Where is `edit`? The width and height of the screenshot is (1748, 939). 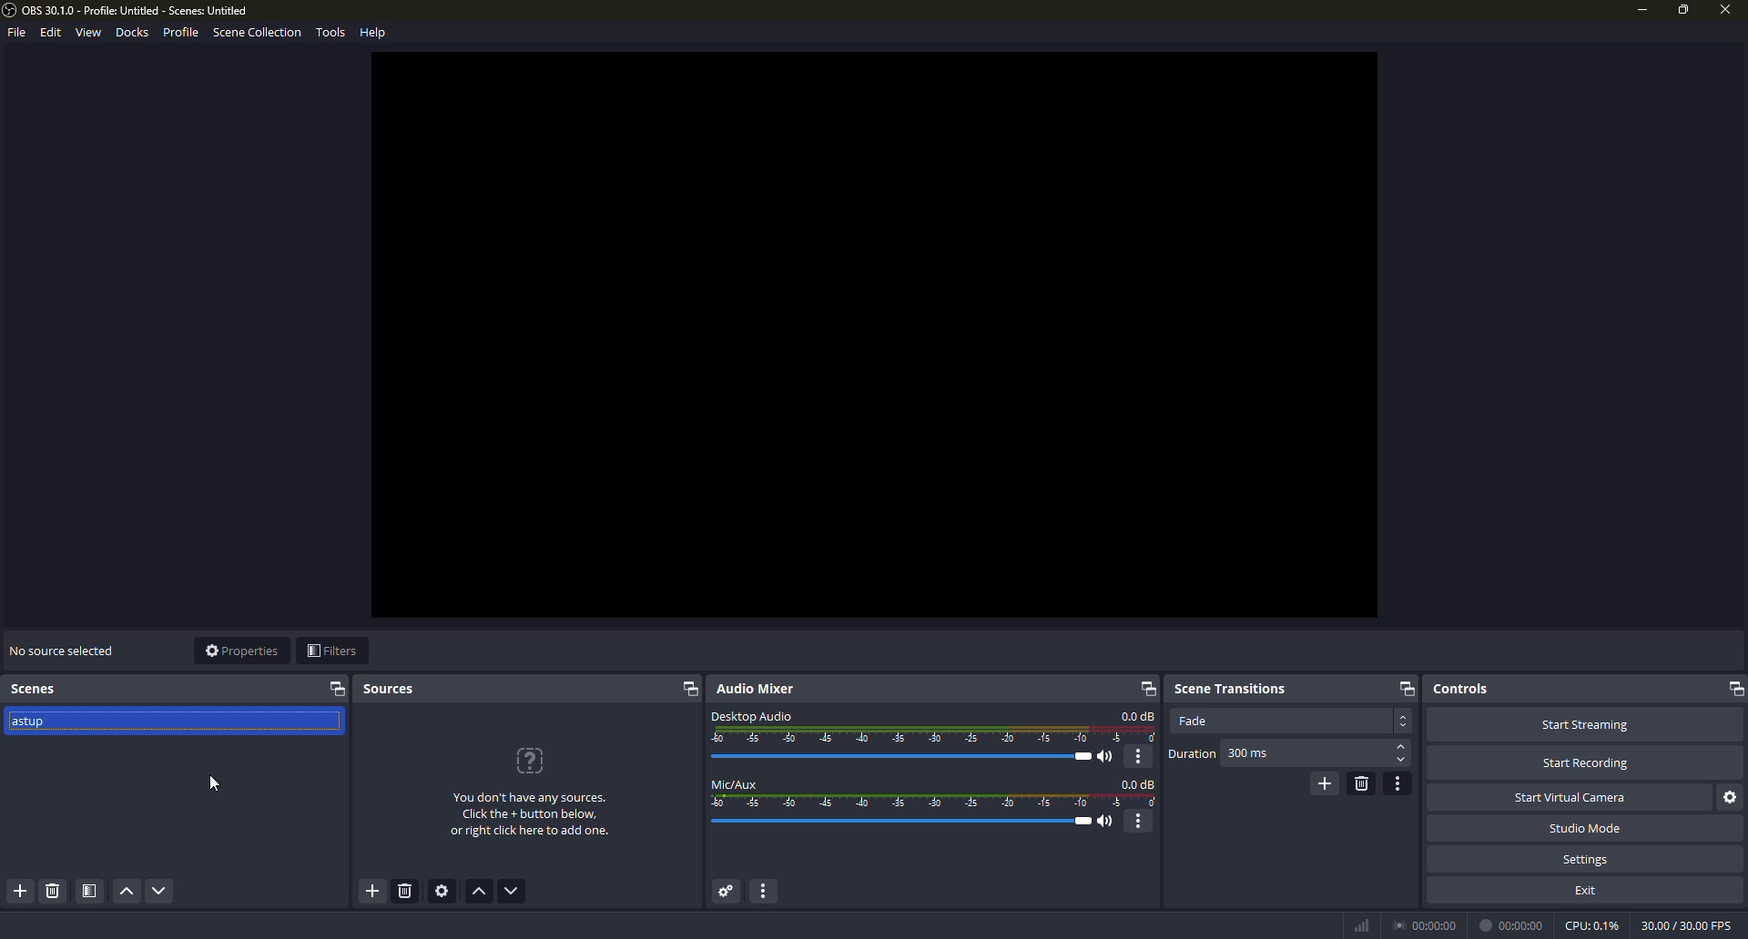
edit is located at coordinates (47, 33).